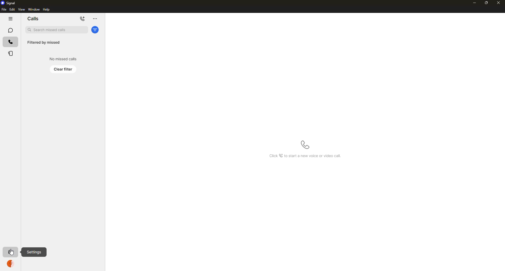 Image resolution: width=505 pixels, height=271 pixels. Describe the element at coordinates (12, 9) in the screenshot. I see `edit` at that location.